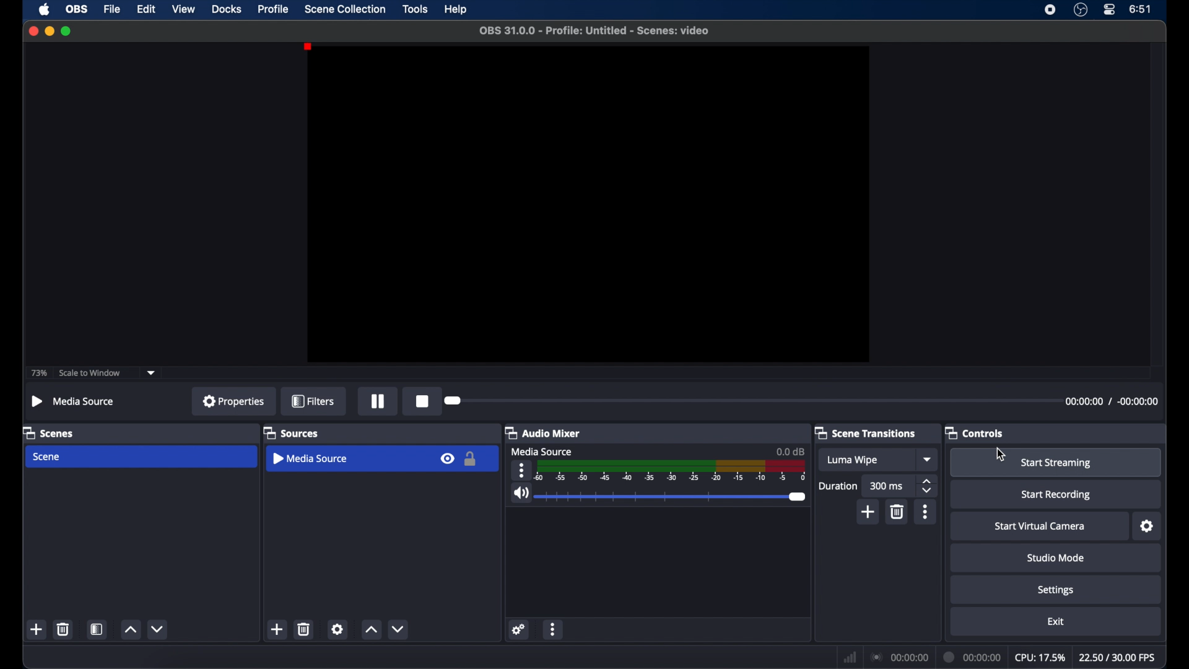 This screenshot has height=669, width=1189. I want to click on connections, so click(899, 657).